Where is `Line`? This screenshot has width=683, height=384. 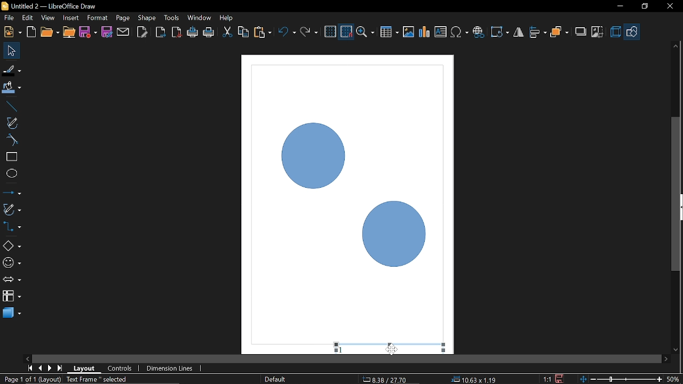 Line is located at coordinates (10, 107).